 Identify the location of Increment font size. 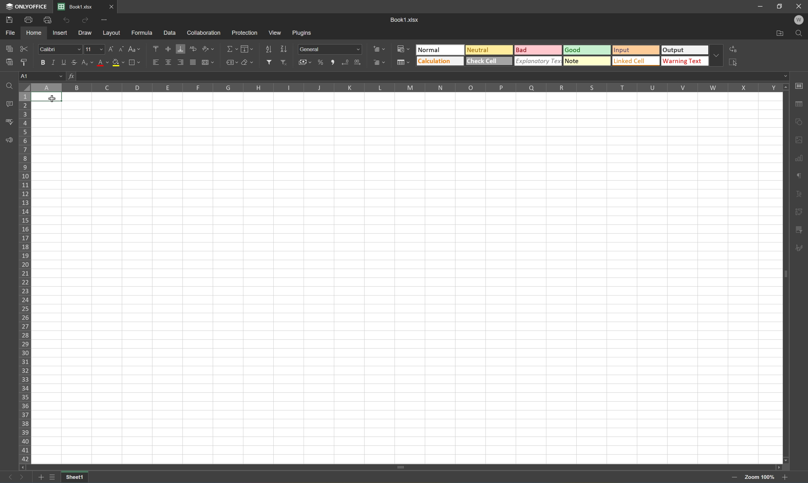
(111, 50).